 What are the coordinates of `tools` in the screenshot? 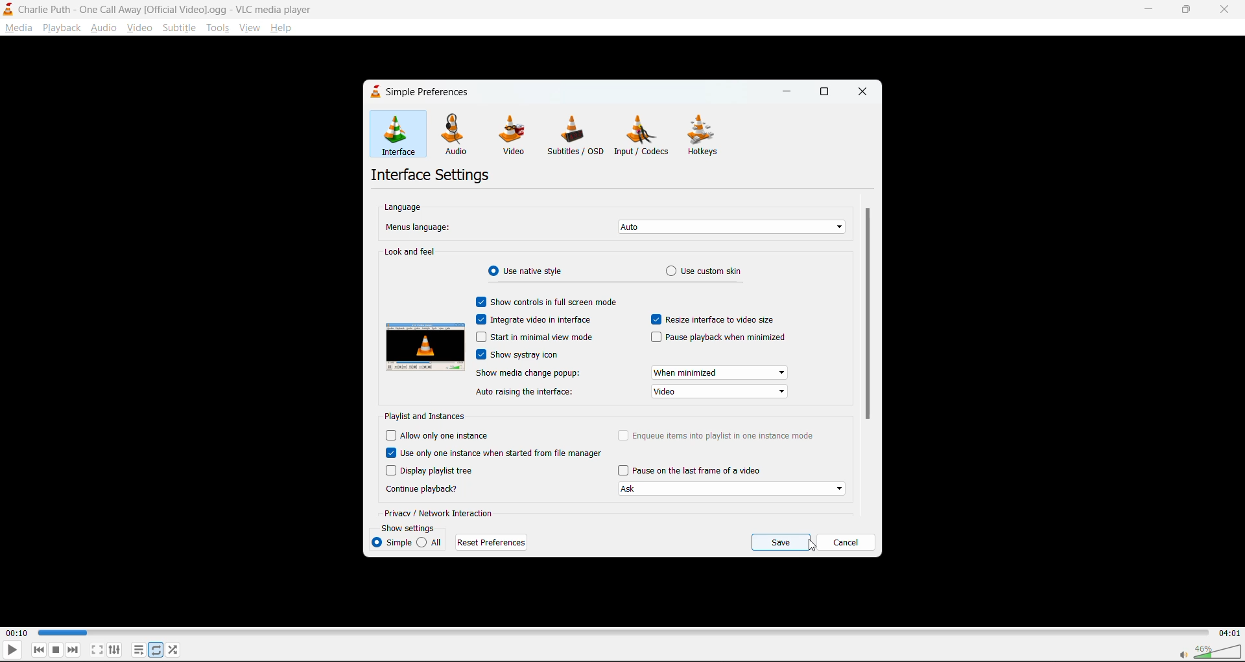 It's located at (219, 27).